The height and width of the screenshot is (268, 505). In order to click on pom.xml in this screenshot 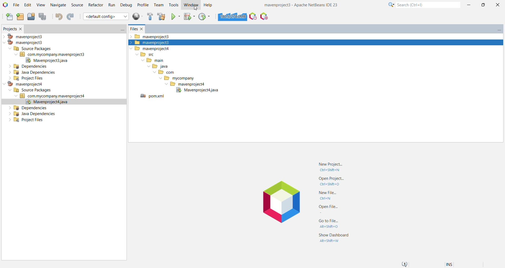, I will do `click(152, 97)`.